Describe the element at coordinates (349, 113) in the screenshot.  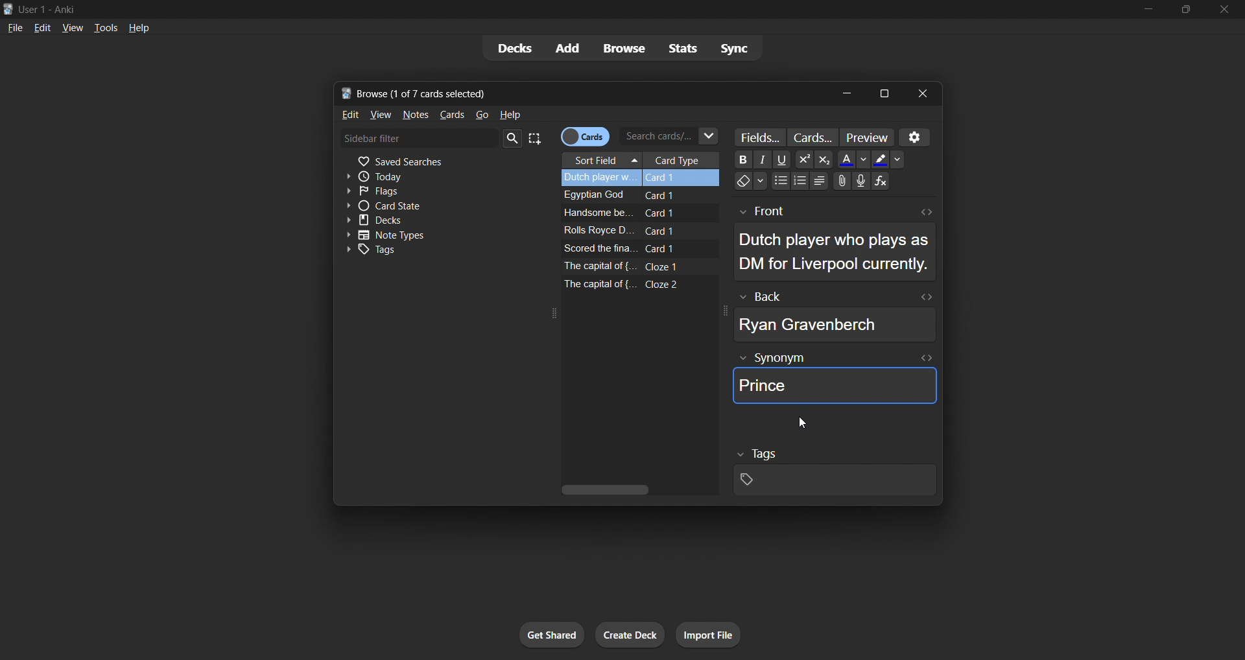
I see `edit` at that location.